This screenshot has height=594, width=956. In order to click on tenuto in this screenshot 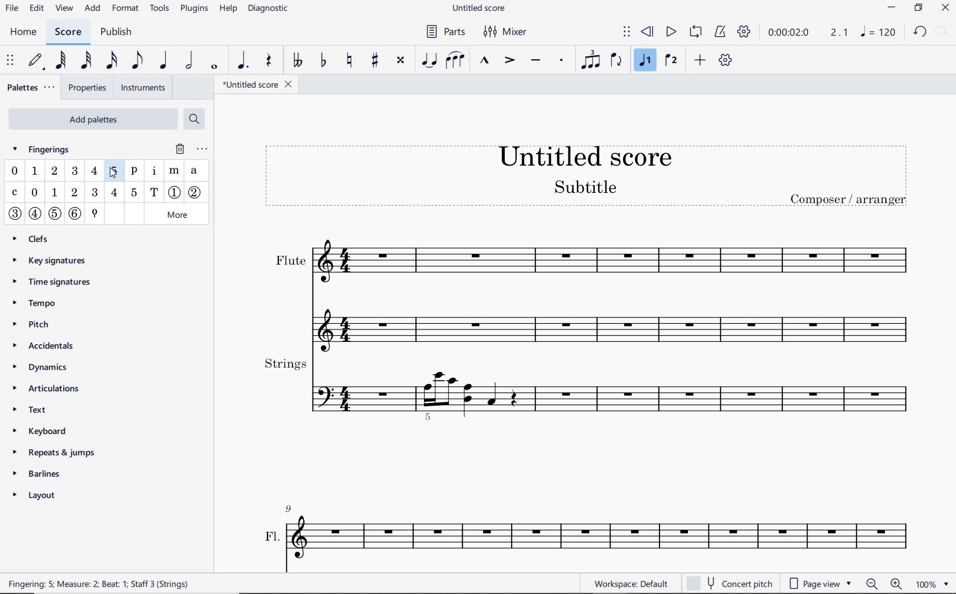, I will do `click(535, 61)`.